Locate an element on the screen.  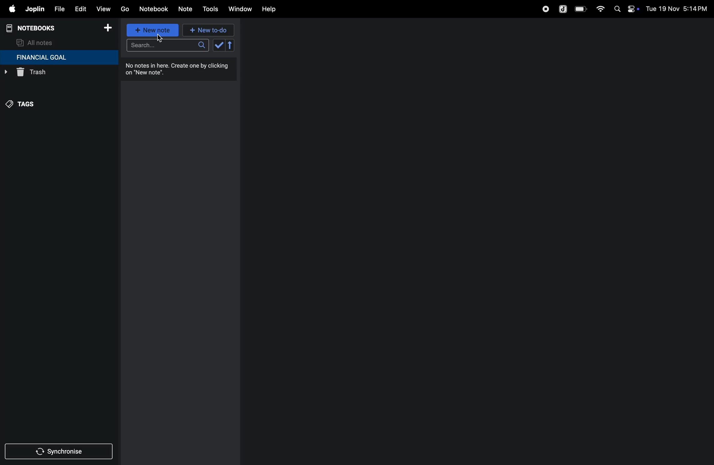
all notes is located at coordinates (35, 42).